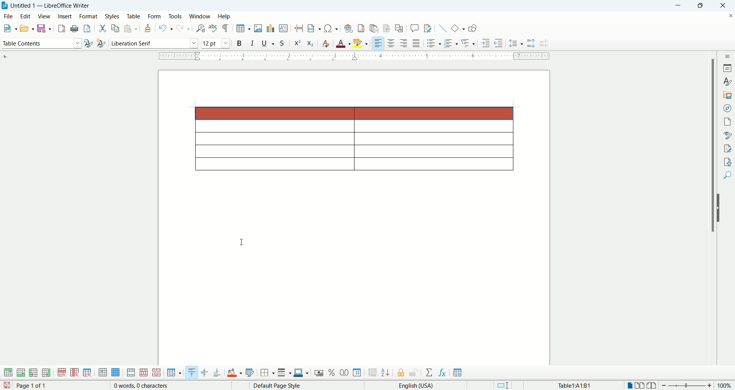  Describe the element at coordinates (545, 44) in the screenshot. I see `decrease paragraph spacing` at that location.